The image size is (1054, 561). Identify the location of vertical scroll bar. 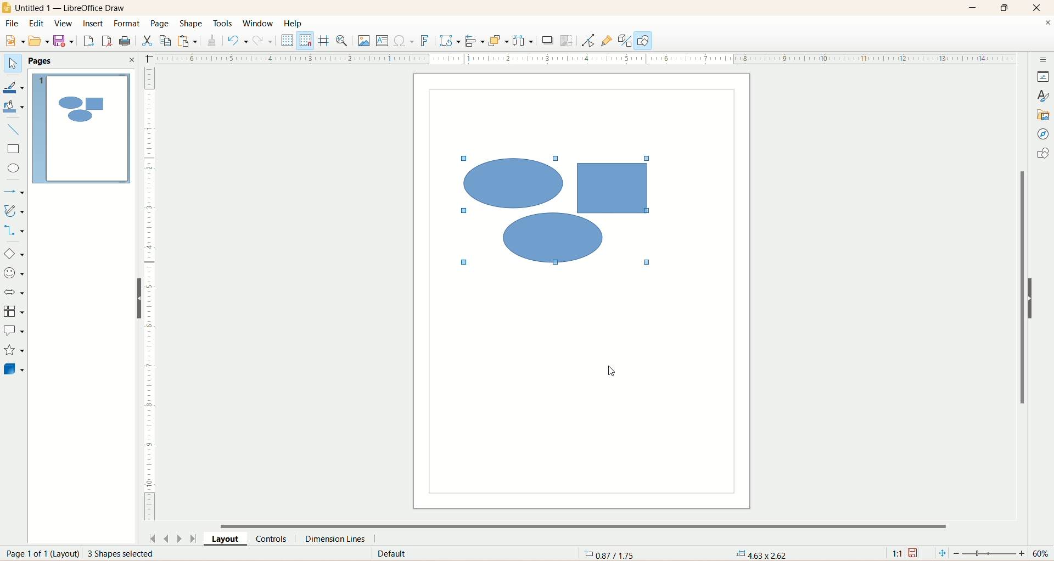
(1022, 304).